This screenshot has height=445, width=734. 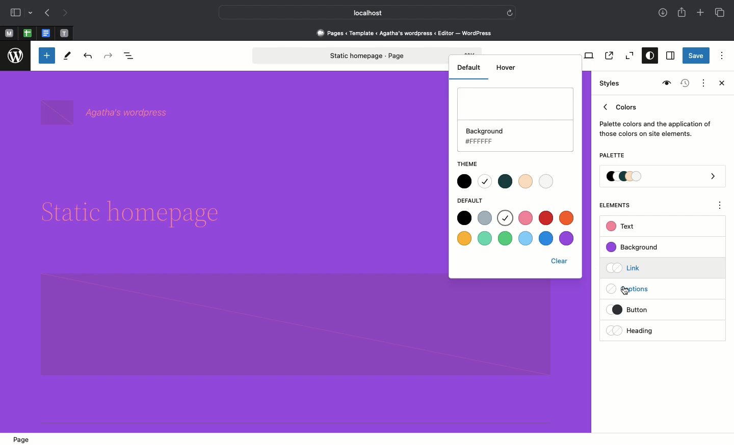 What do you see at coordinates (637, 247) in the screenshot?
I see `Background` at bounding box center [637, 247].